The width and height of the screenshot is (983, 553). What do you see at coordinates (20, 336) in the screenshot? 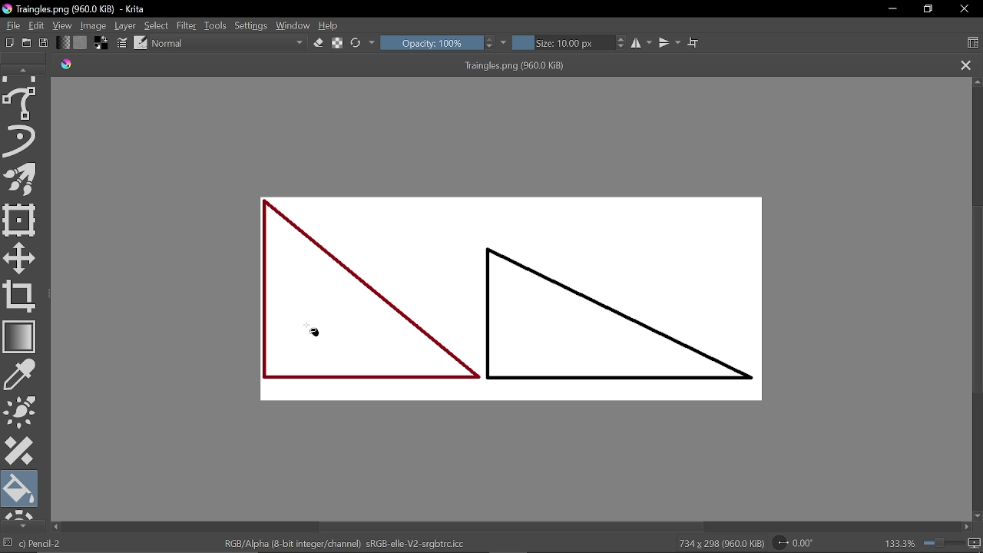
I see `Gradient` at bounding box center [20, 336].